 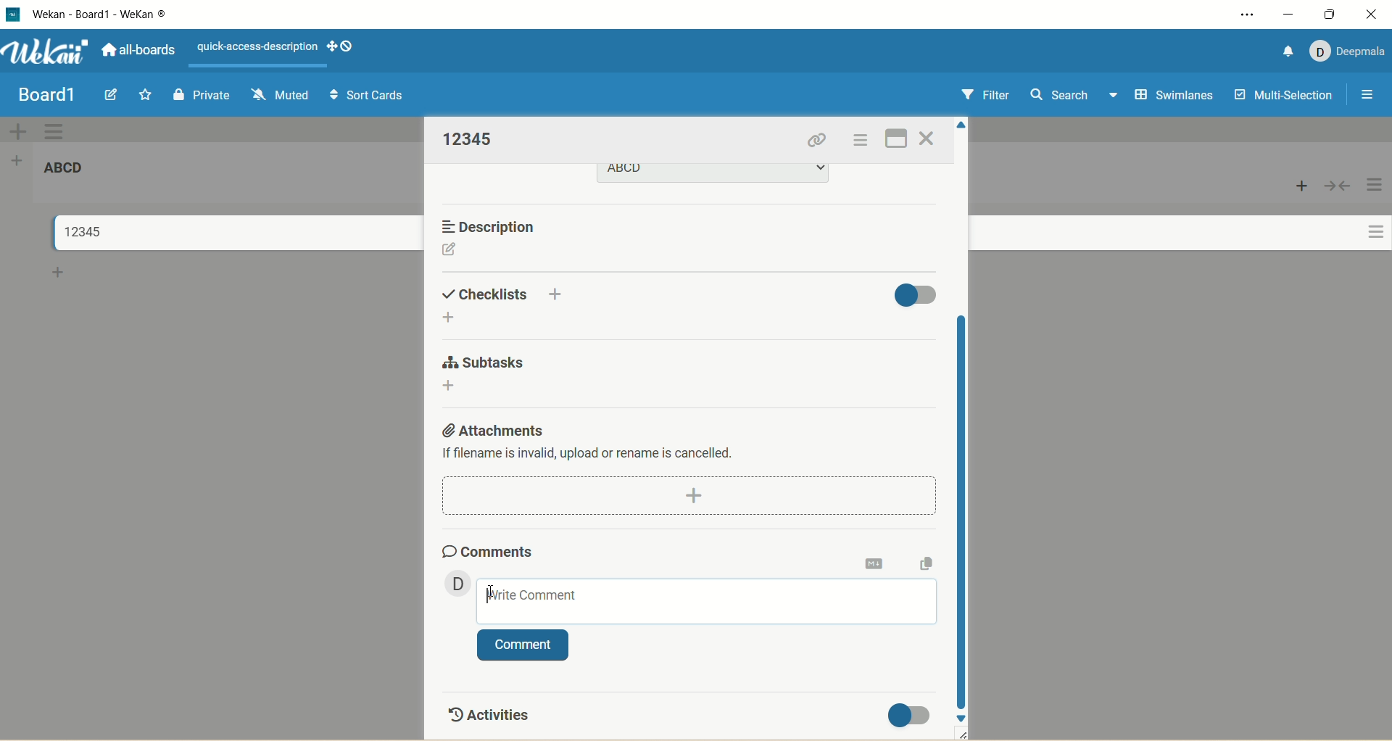 I want to click on minimize, so click(x=1287, y=15).